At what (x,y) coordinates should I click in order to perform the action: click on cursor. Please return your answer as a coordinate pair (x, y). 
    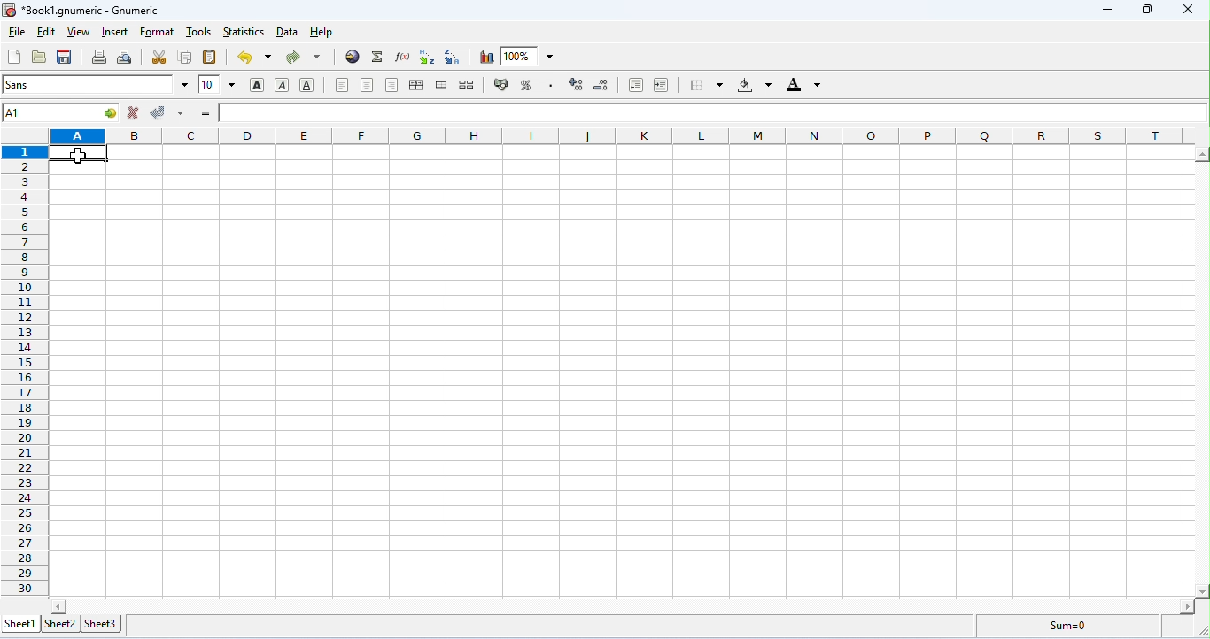
    Looking at the image, I should click on (79, 156).